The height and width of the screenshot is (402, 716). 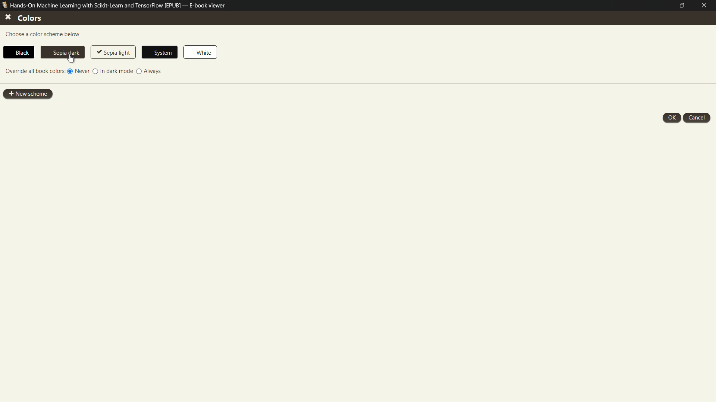 I want to click on black, so click(x=19, y=52).